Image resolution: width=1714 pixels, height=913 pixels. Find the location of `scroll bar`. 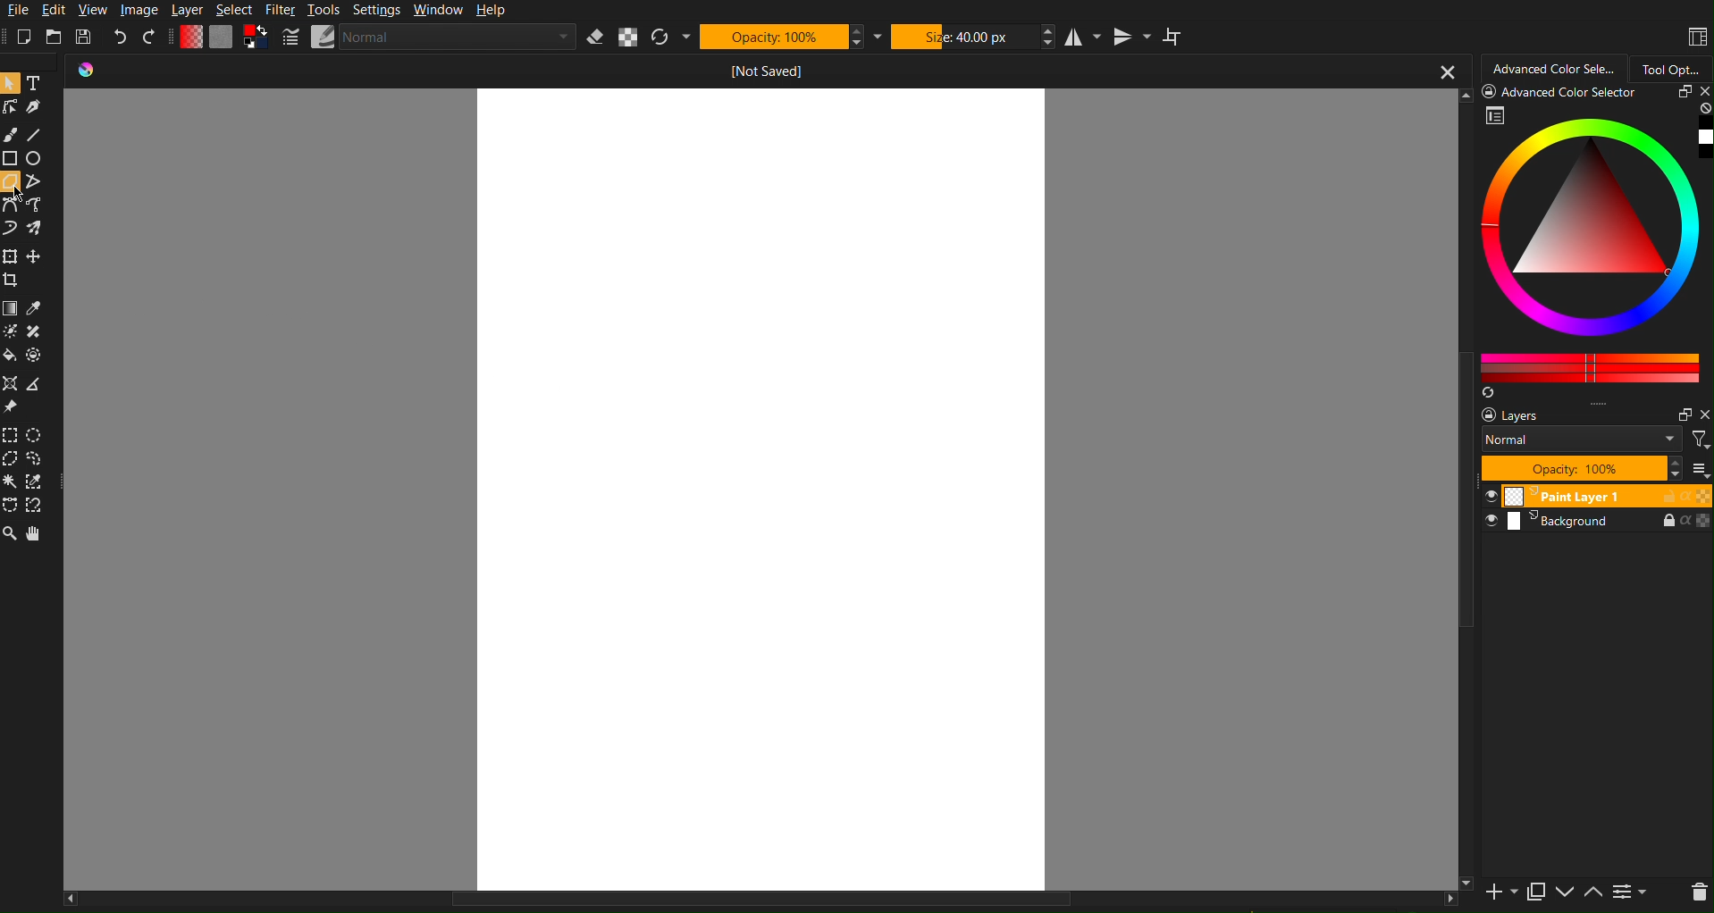

scroll bar is located at coordinates (1464, 487).